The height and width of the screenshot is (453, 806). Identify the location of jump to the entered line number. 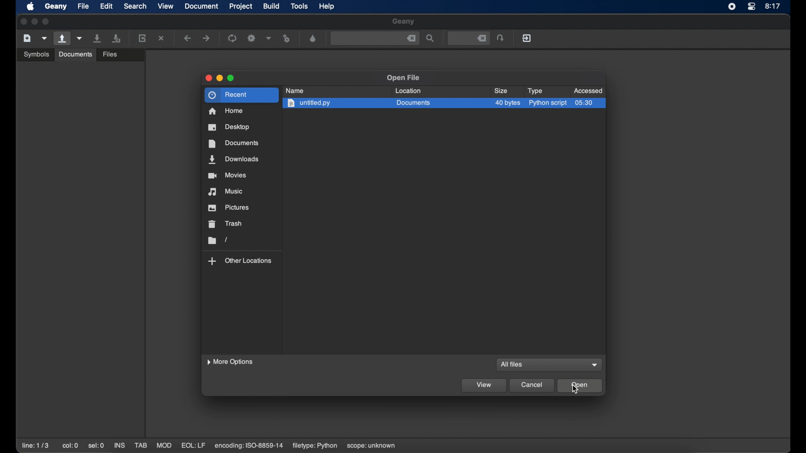
(500, 38).